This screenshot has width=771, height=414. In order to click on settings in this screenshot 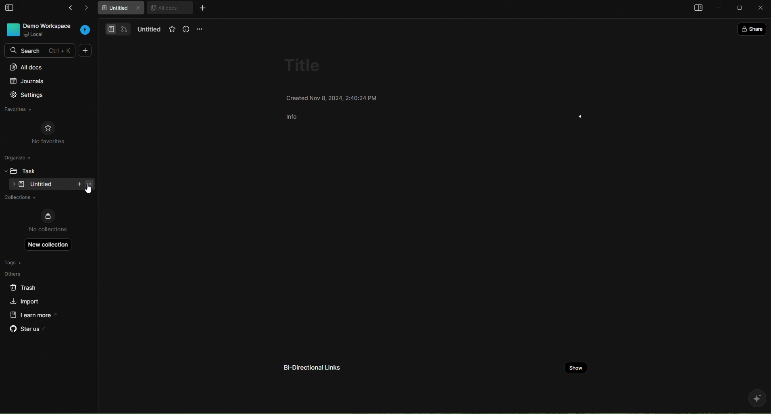, I will do `click(44, 96)`.